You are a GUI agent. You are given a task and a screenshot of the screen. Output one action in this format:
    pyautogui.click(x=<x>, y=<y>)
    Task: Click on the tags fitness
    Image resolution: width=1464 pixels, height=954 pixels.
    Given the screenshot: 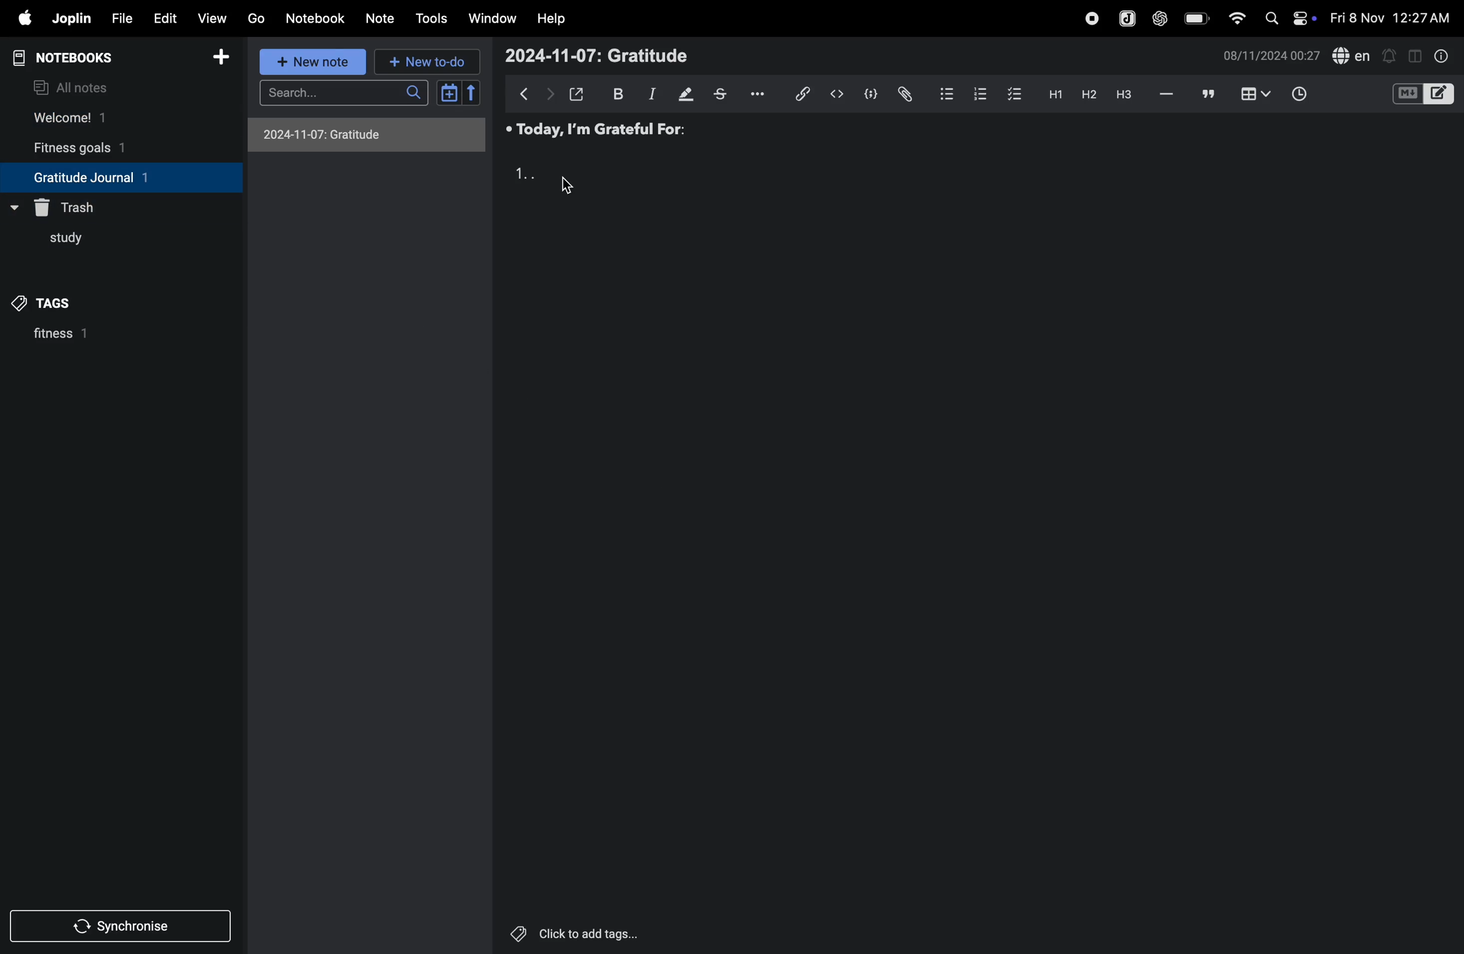 What is the action you would take?
    pyautogui.click(x=52, y=303)
    